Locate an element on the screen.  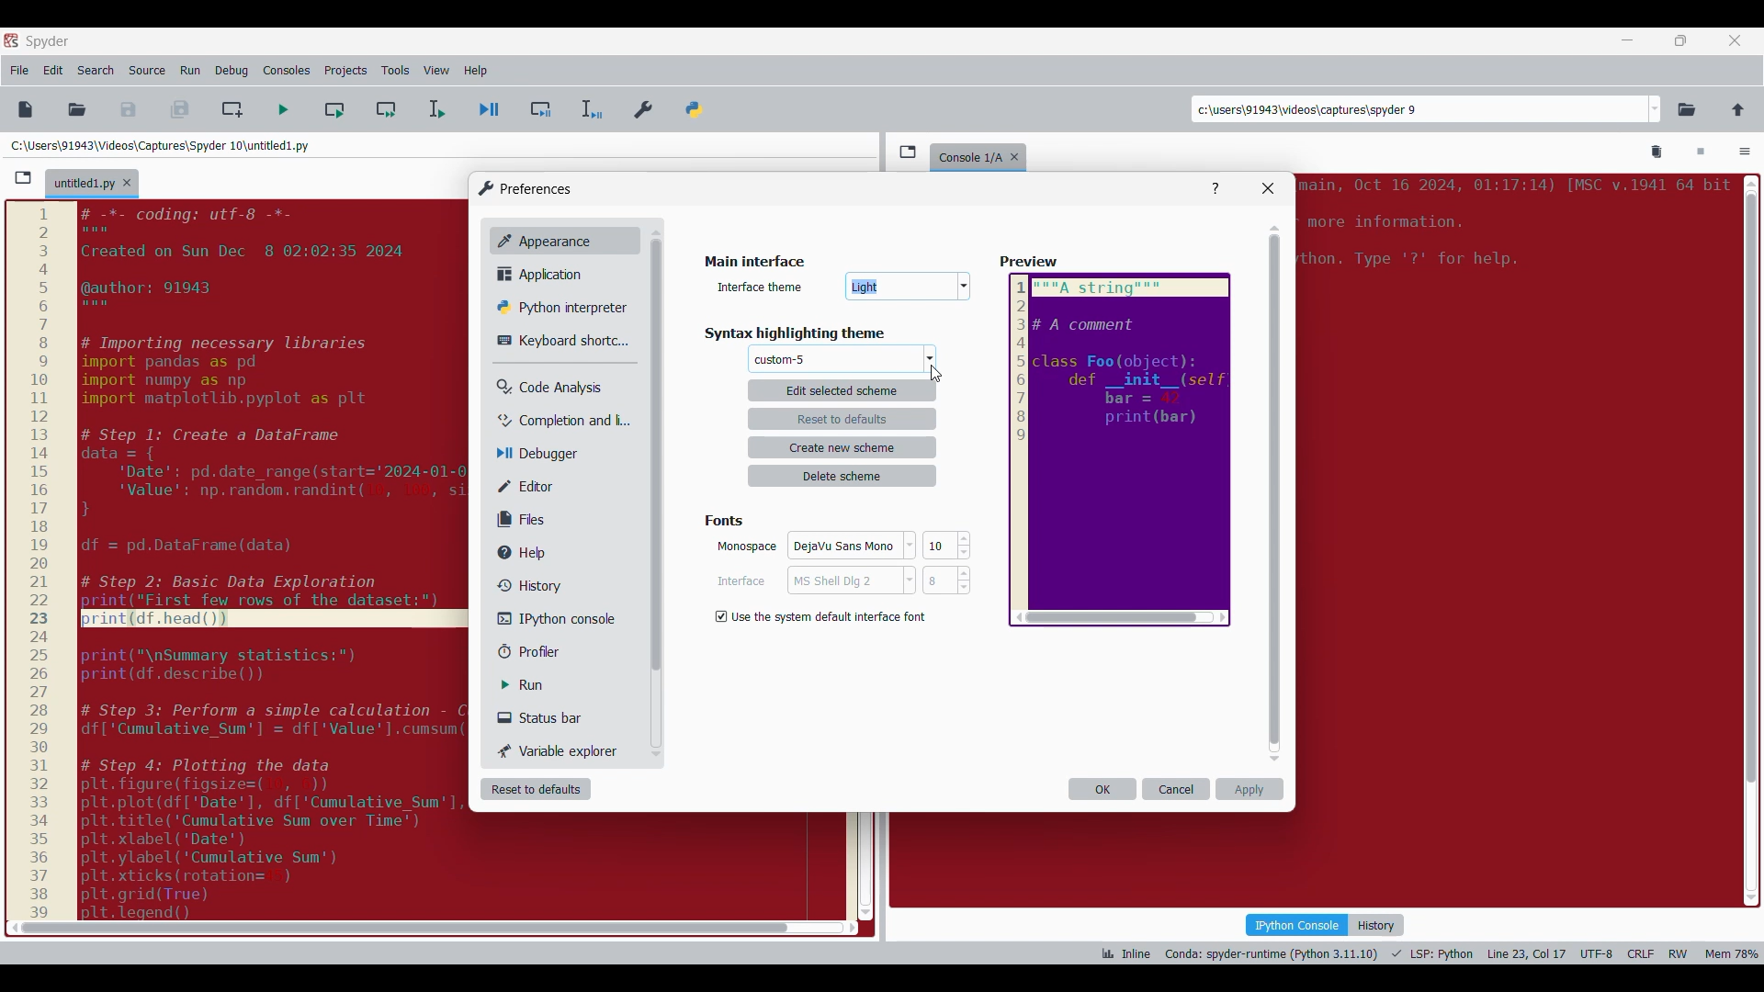
Debug selection/current line is located at coordinates (590, 109).